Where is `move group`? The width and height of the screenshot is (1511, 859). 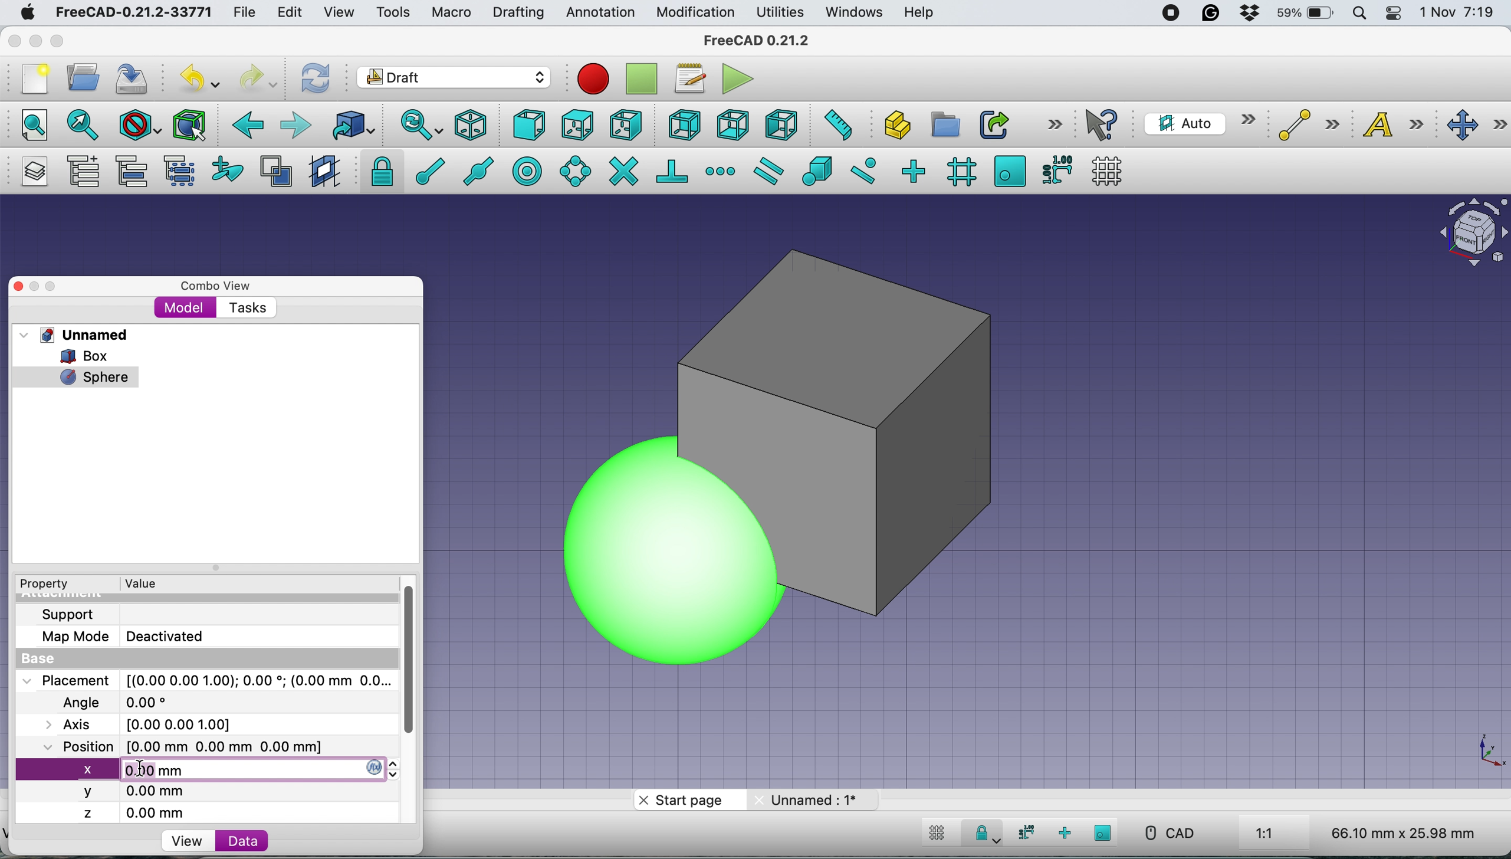
move group is located at coordinates (134, 171).